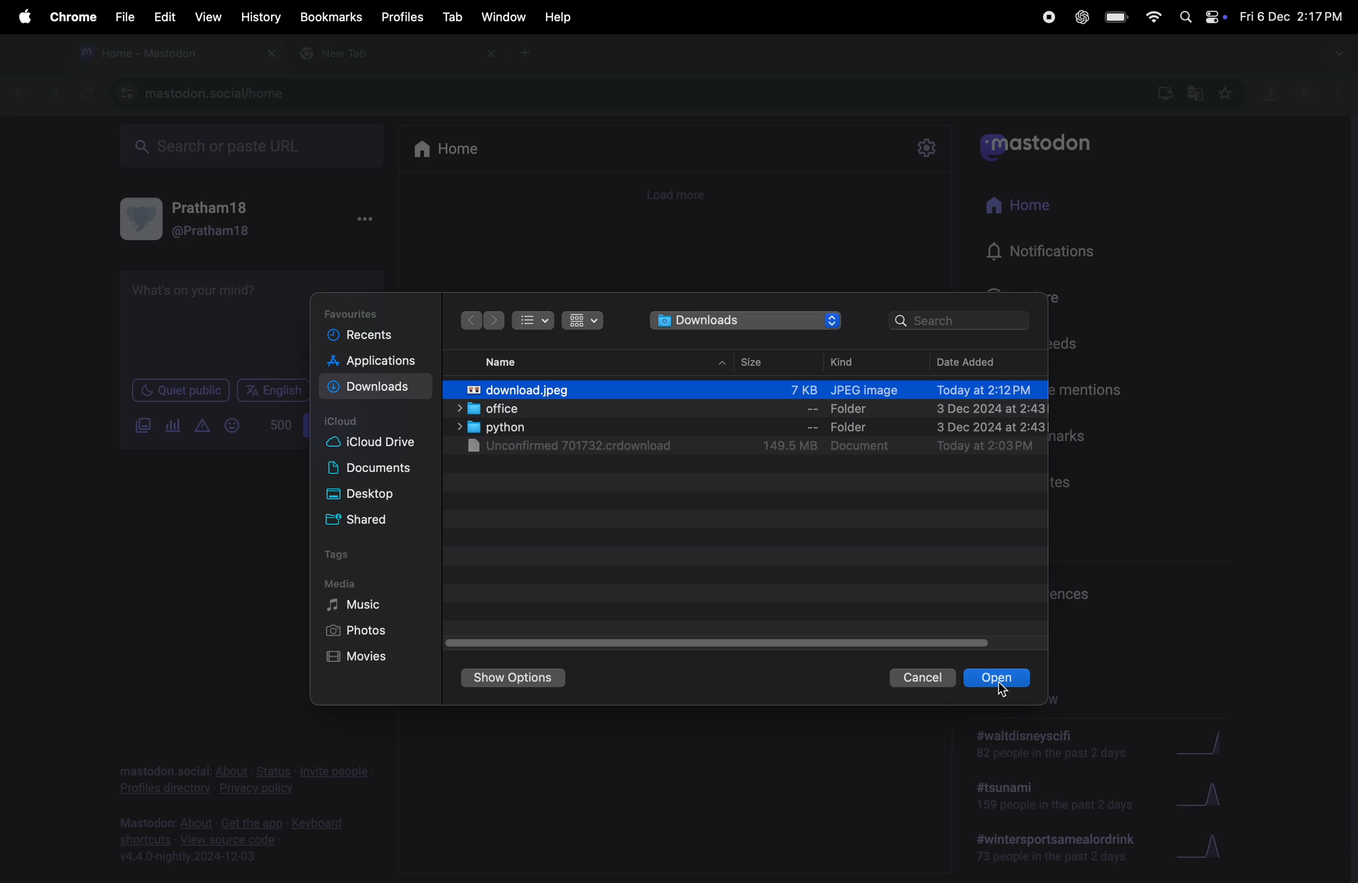  I want to click on searchbar, so click(962, 321).